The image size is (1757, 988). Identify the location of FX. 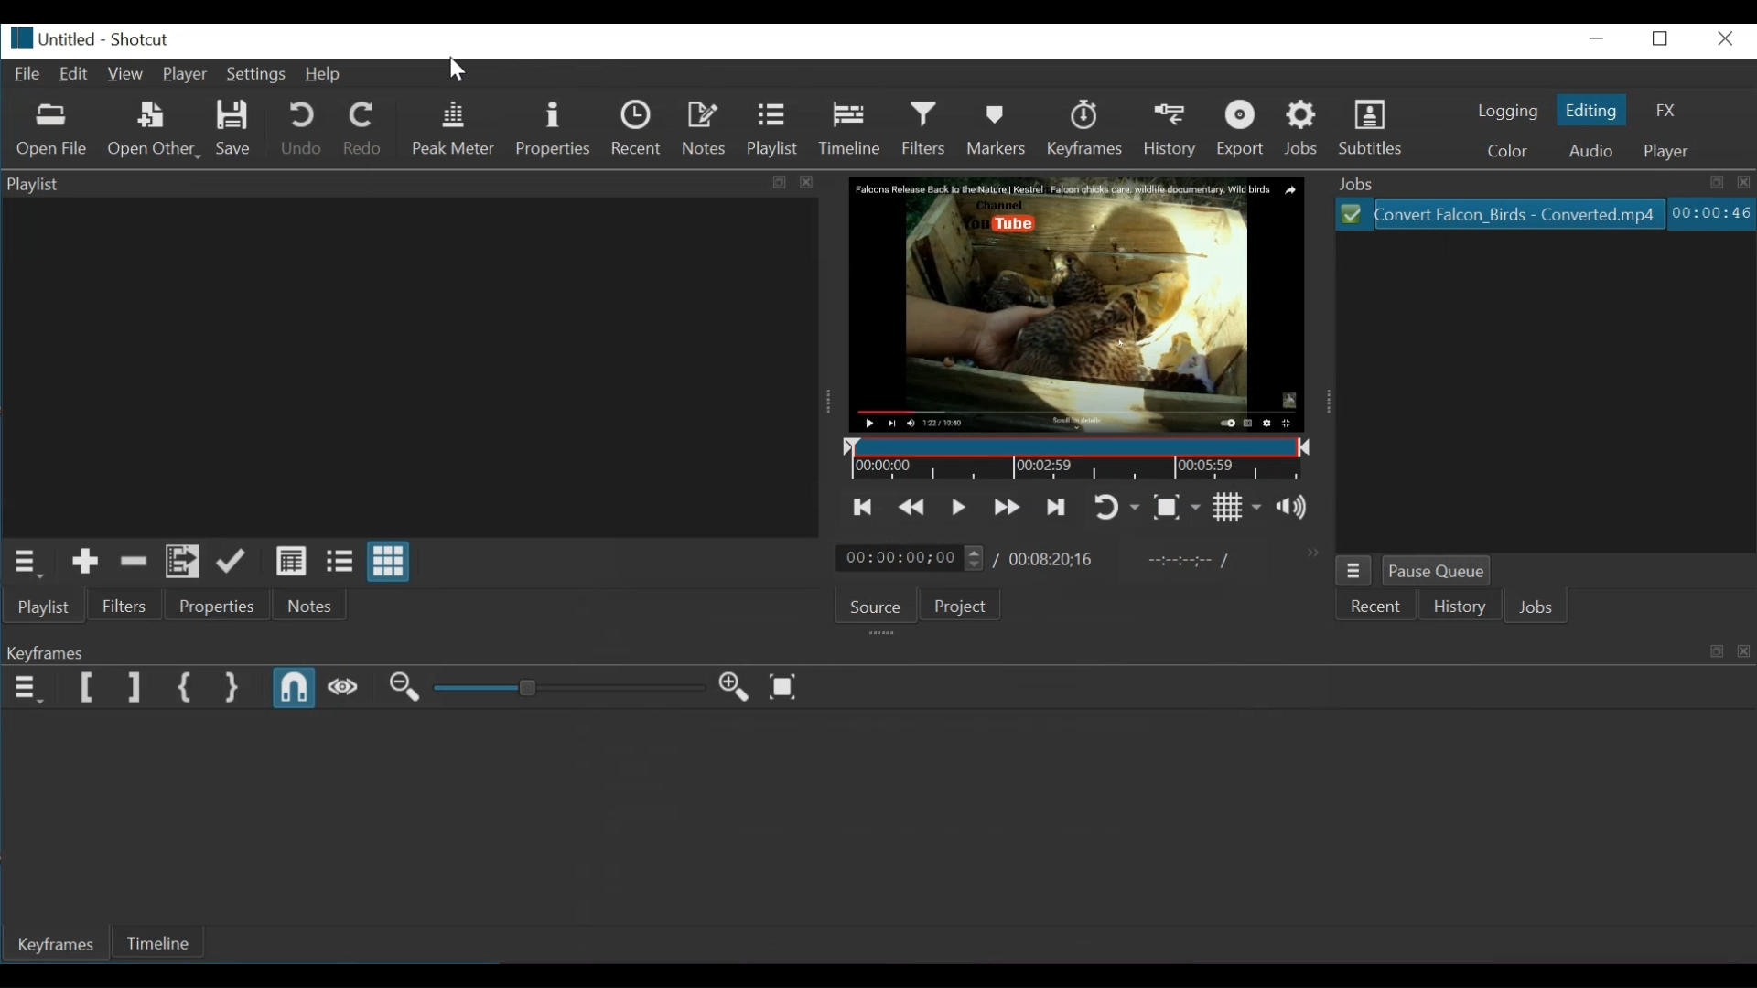
(1663, 110).